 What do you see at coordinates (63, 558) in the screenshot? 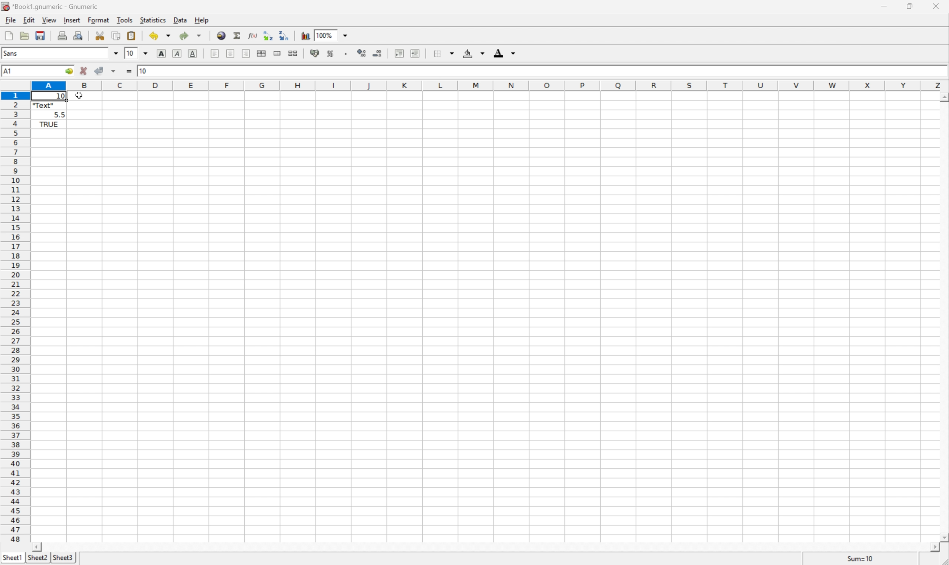
I see `Sheet3` at bounding box center [63, 558].